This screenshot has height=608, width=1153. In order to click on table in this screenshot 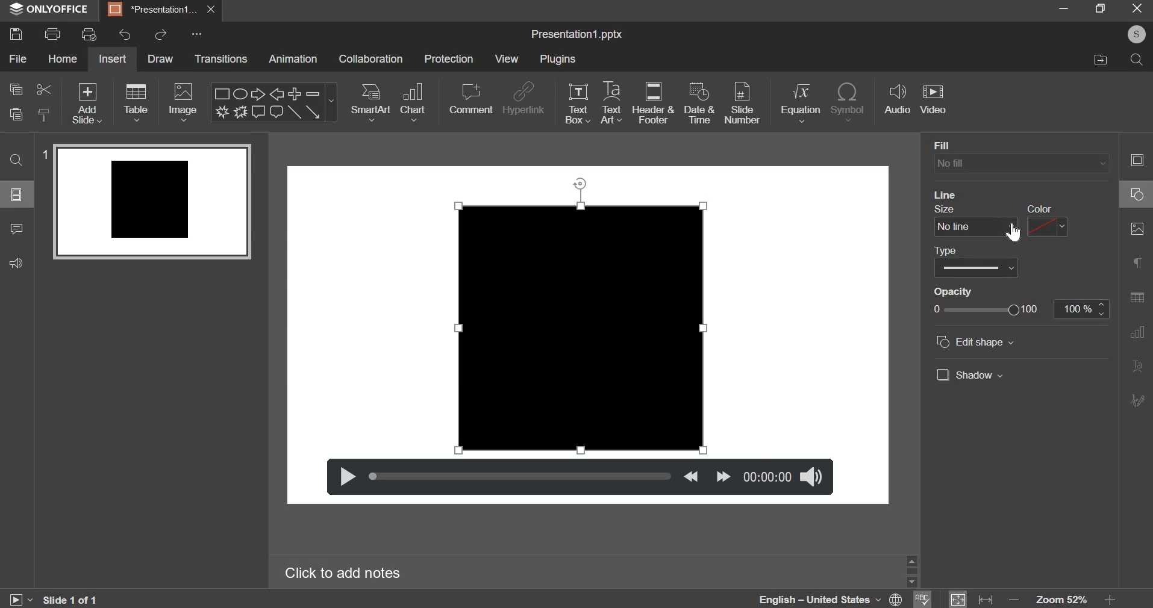, I will do `click(136, 105)`.